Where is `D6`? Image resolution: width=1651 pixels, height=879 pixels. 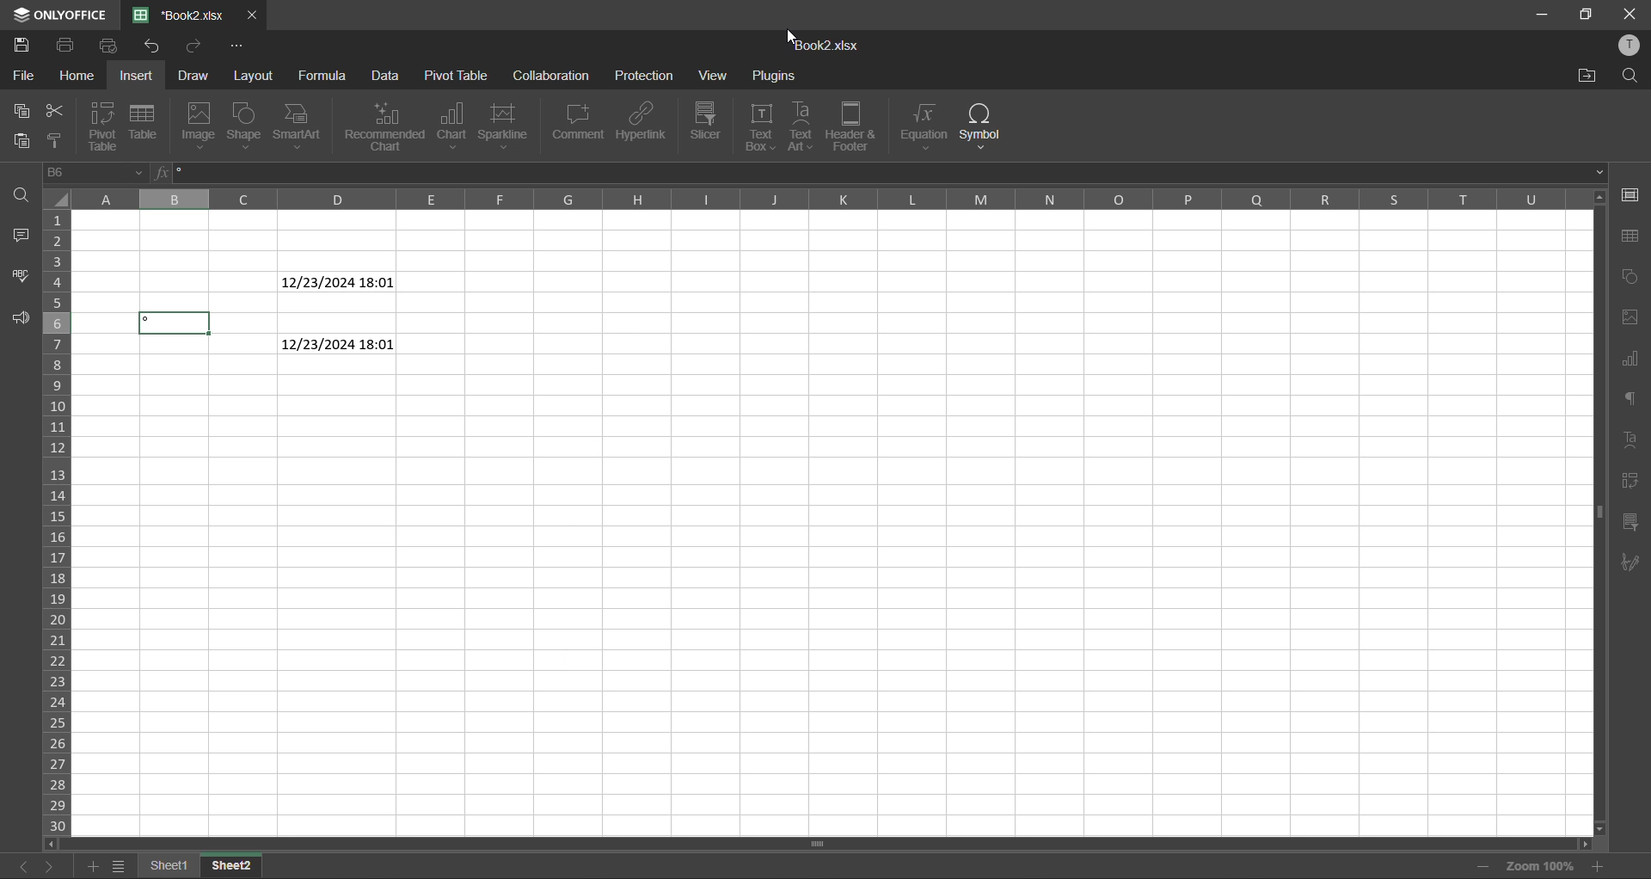 D6 is located at coordinates (96, 172).